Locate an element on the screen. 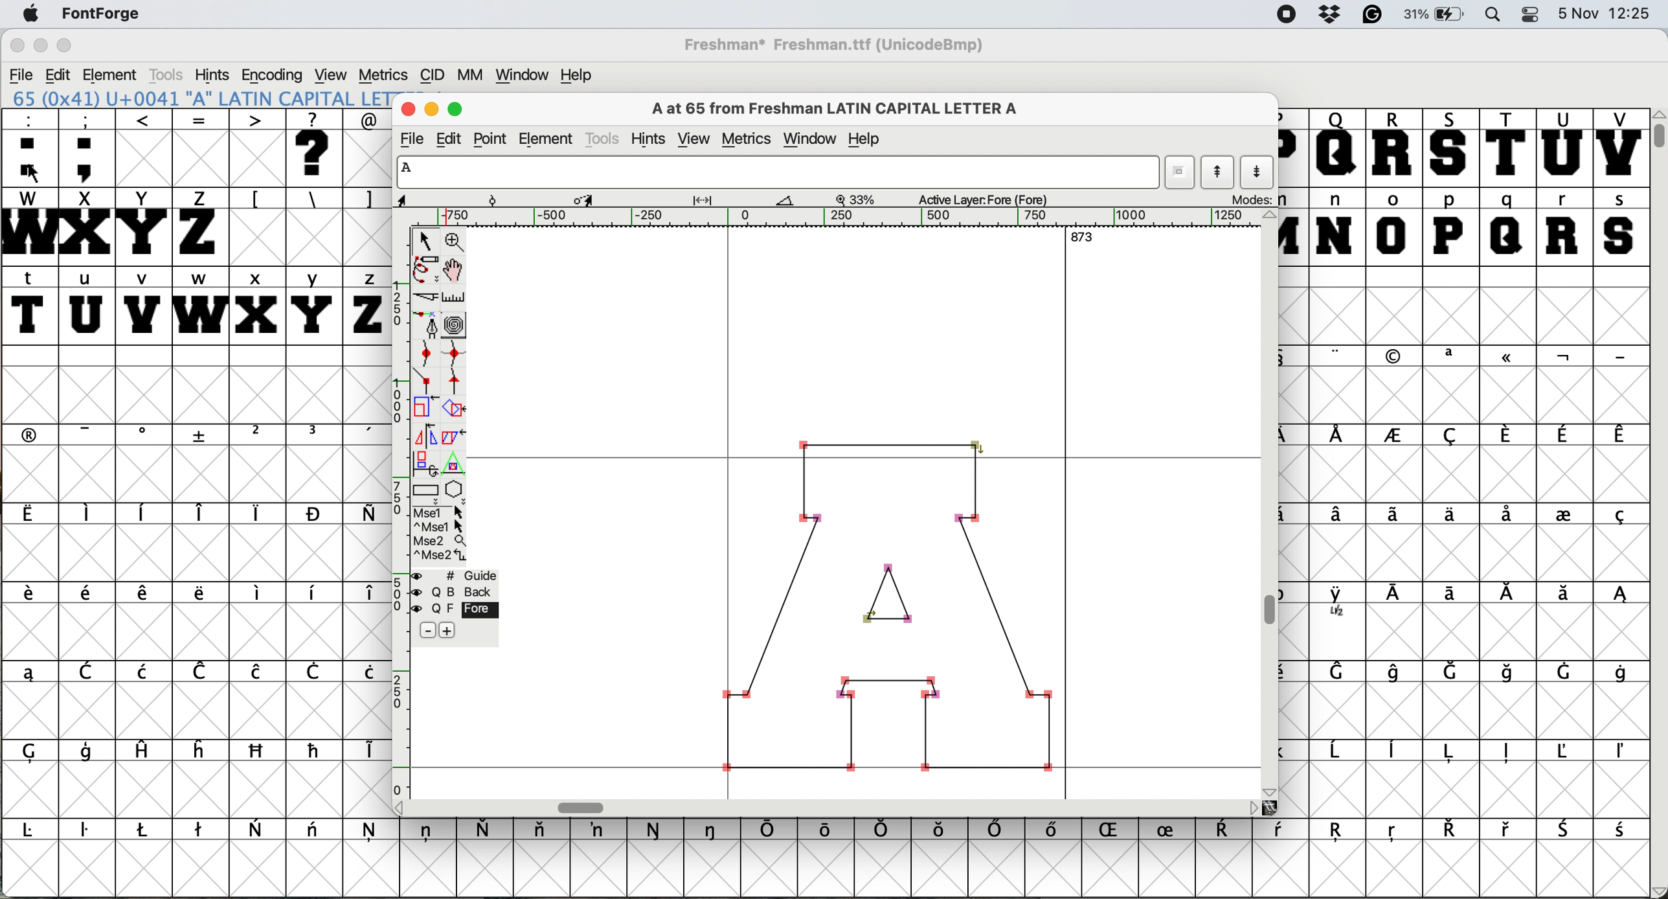 Image resolution: width=1668 pixels, height=899 pixels. star or polygon is located at coordinates (452, 492).